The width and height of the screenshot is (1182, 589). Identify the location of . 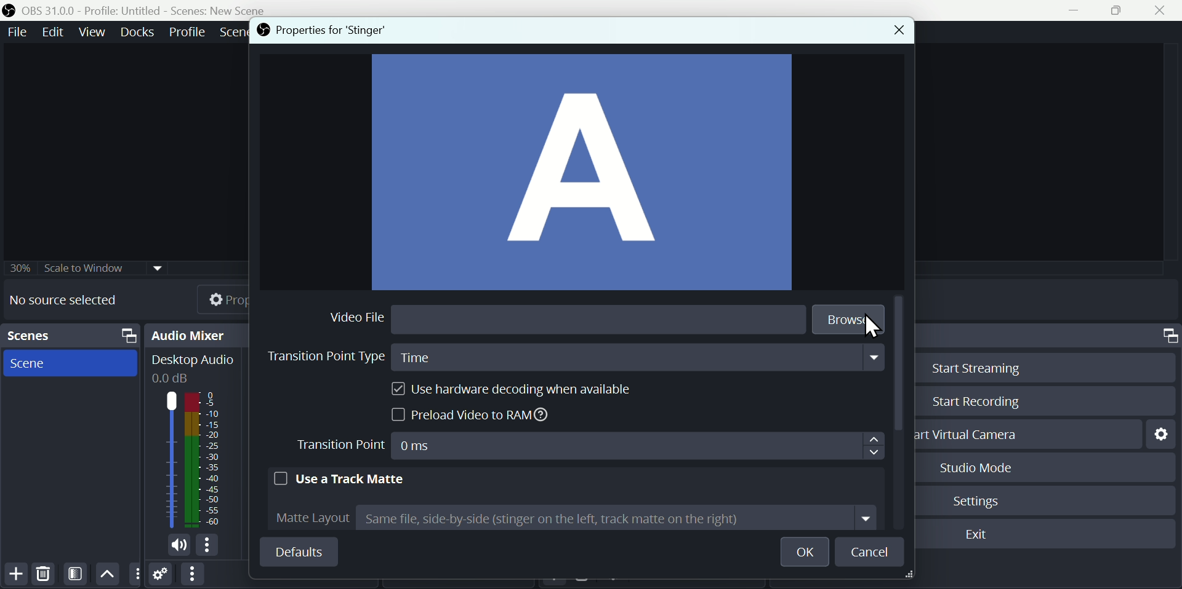
(94, 31).